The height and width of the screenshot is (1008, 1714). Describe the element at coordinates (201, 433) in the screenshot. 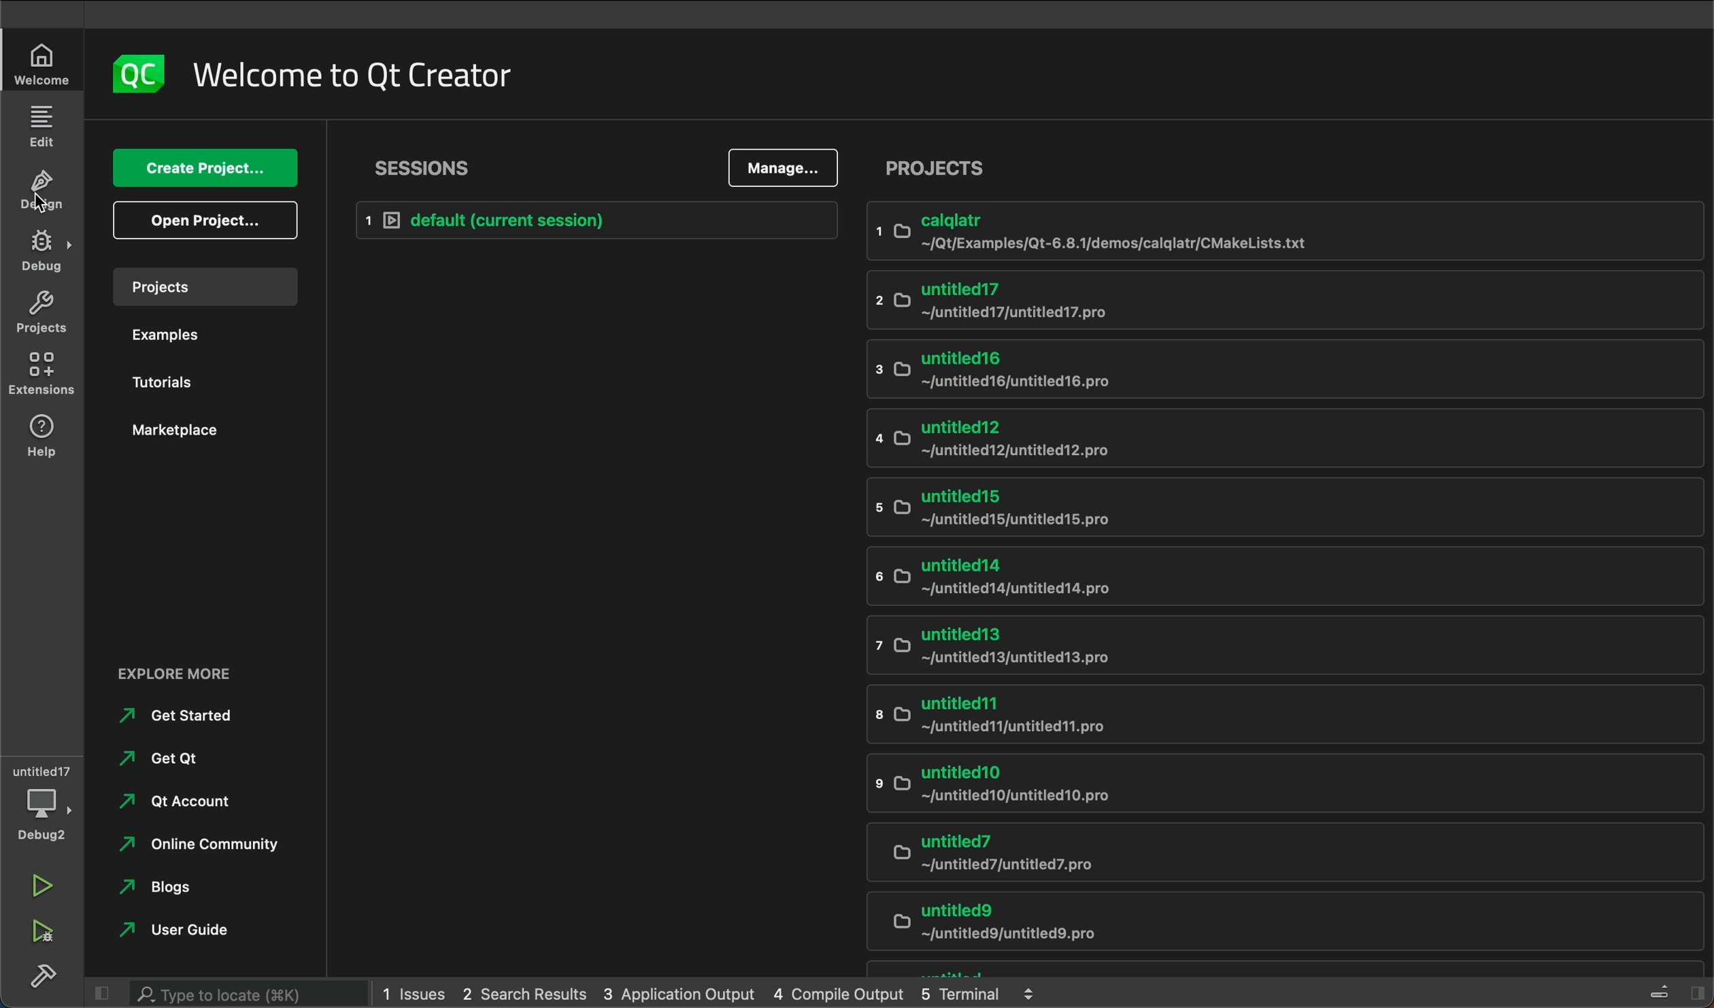

I see `marketplace` at that location.